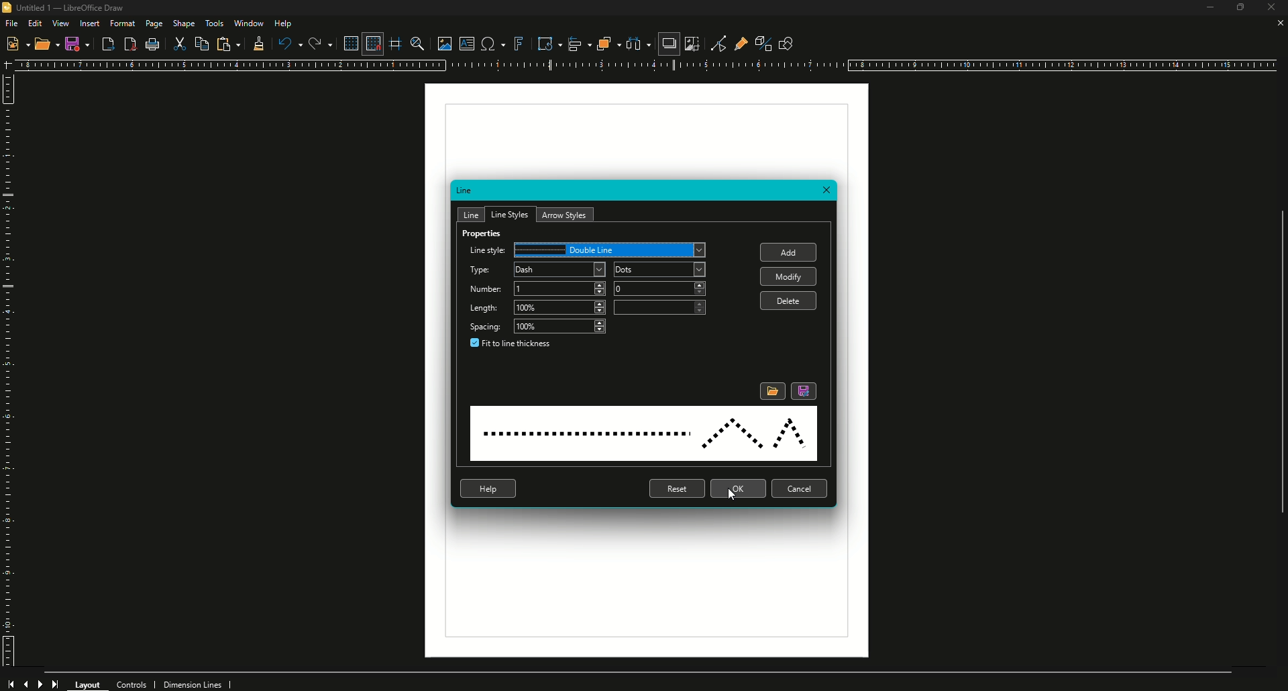 The height and width of the screenshot is (691, 1288). What do you see at coordinates (771, 390) in the screenshot?
I see `Load Line Style` at bounding box center [771, 390].